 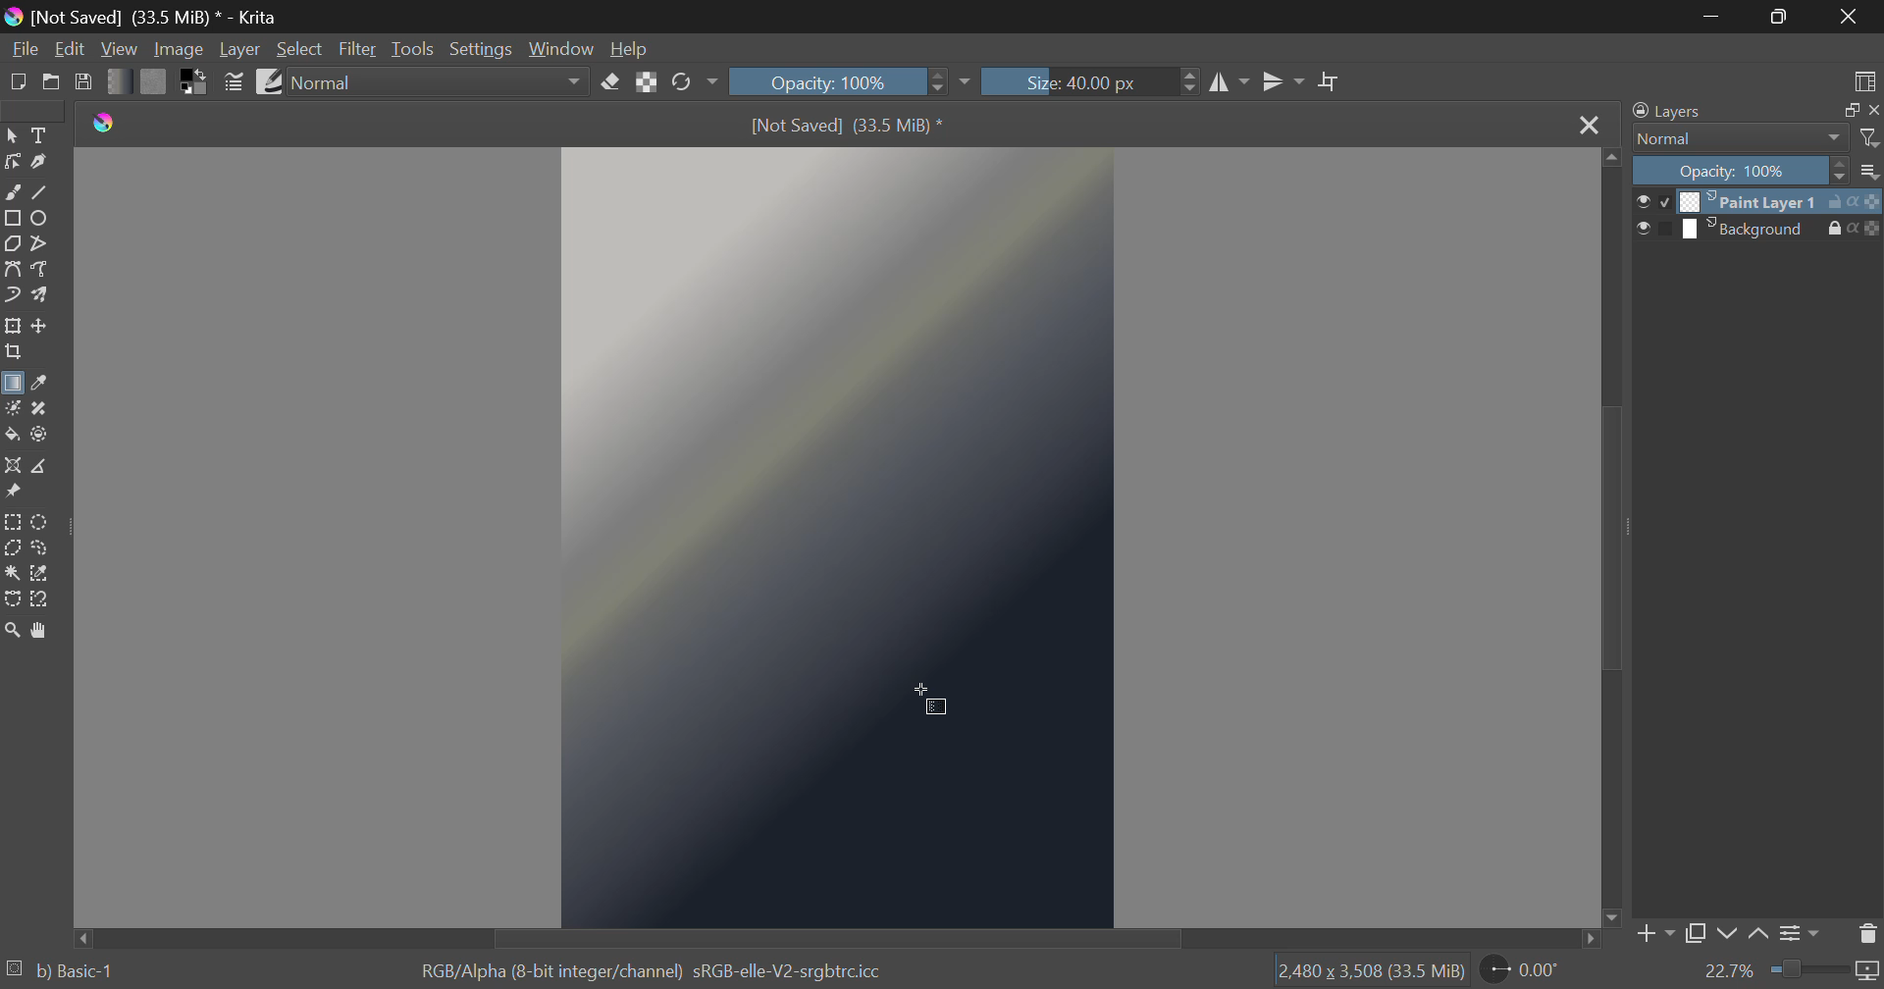 I want to click on Eraser, so click(x=611, y=79).